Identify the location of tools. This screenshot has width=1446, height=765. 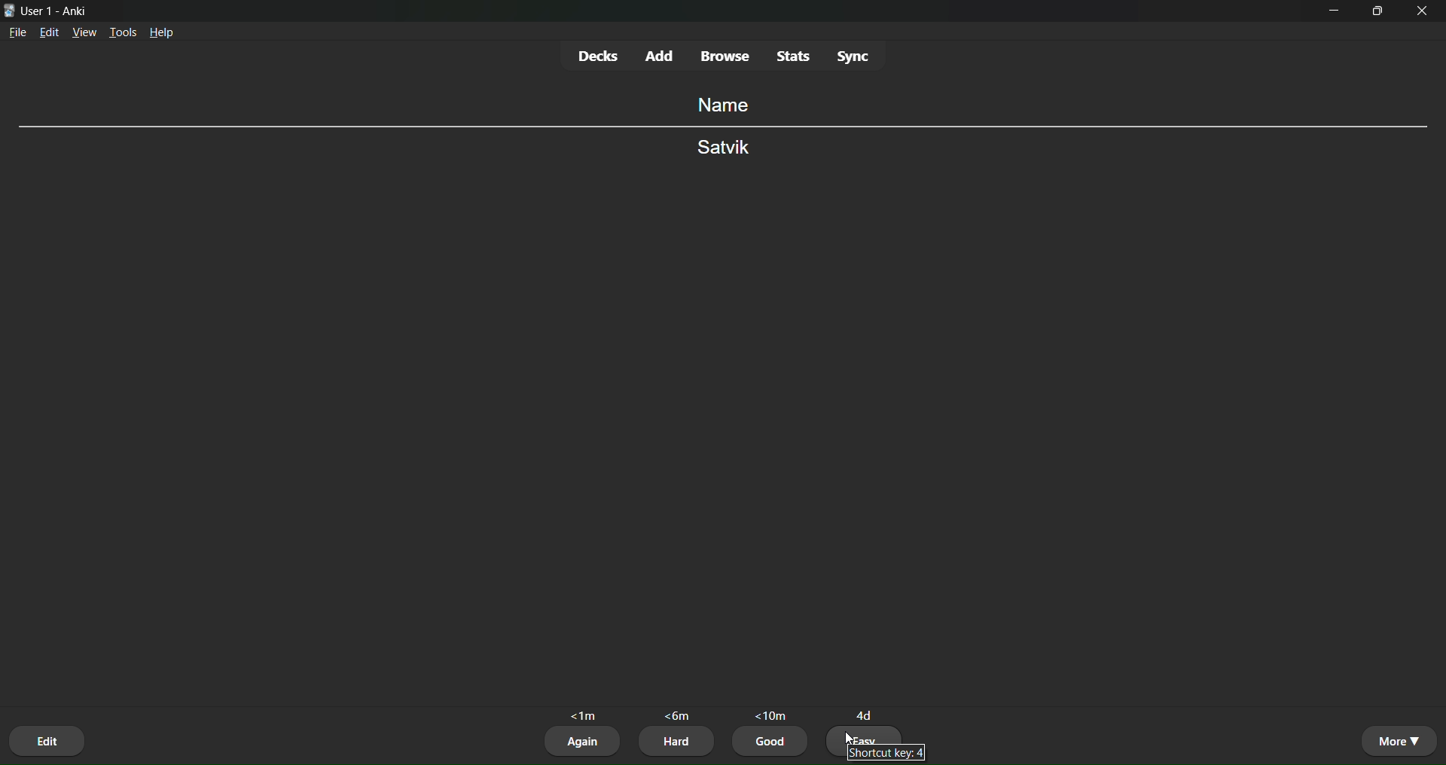
(124, 30).